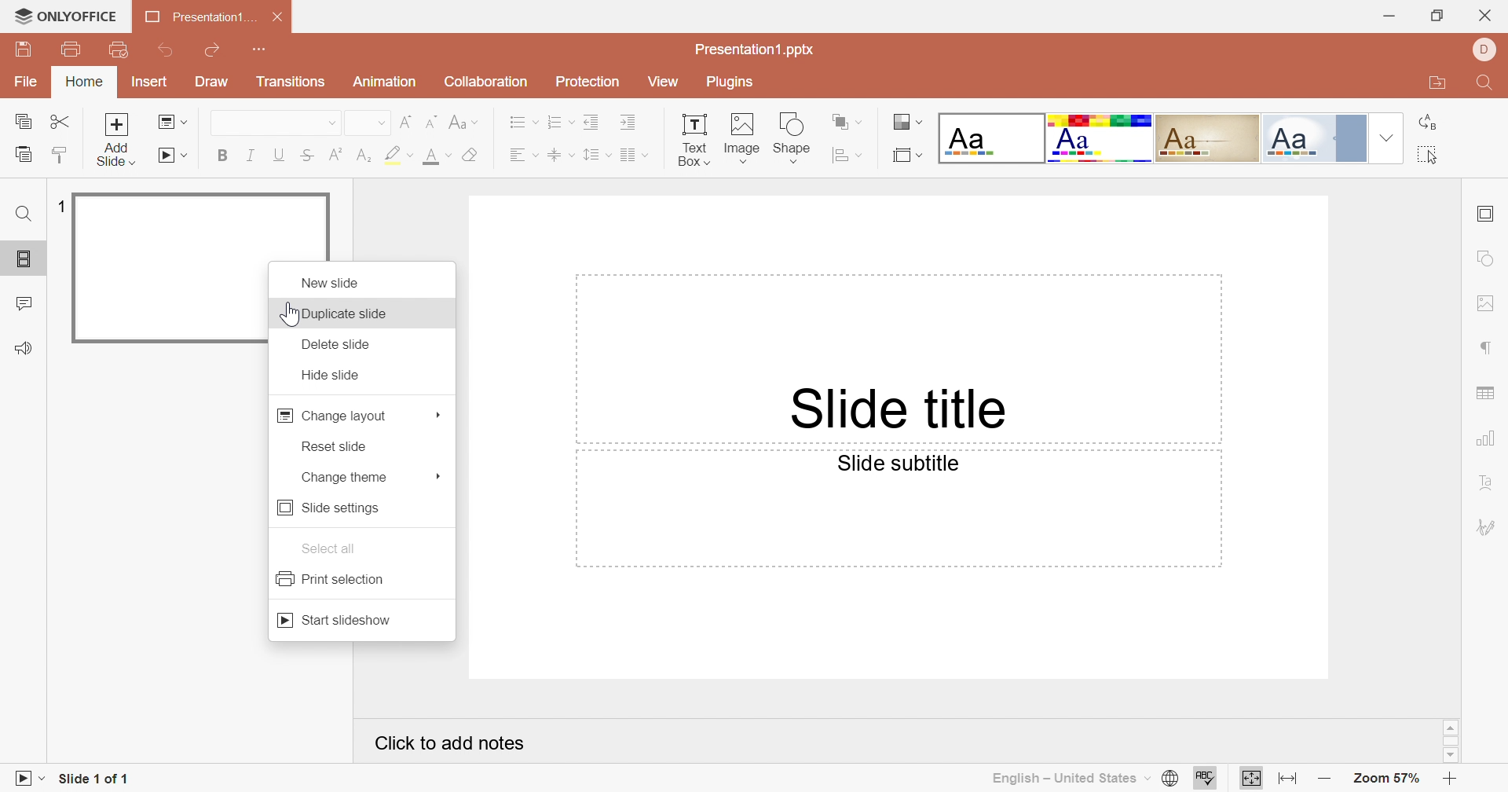 The image size is (1508, 792). I want to click on Align Text to Middle, so click(555, 156).